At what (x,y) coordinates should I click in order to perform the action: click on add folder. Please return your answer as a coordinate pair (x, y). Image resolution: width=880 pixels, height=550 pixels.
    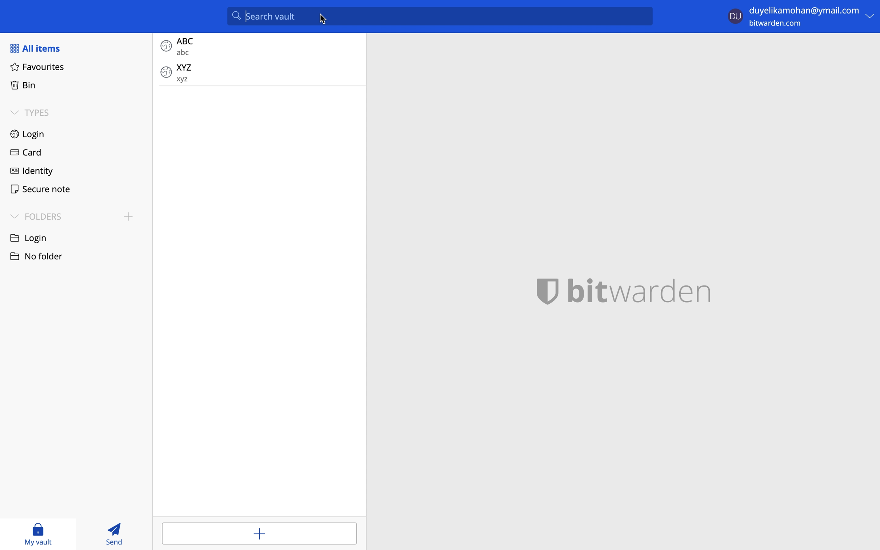
    Looking at the image, I should click on (128, 218).